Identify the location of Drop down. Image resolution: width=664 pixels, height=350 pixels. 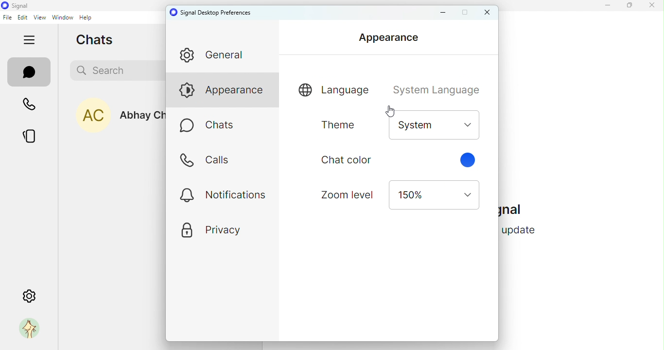
(437, 126).